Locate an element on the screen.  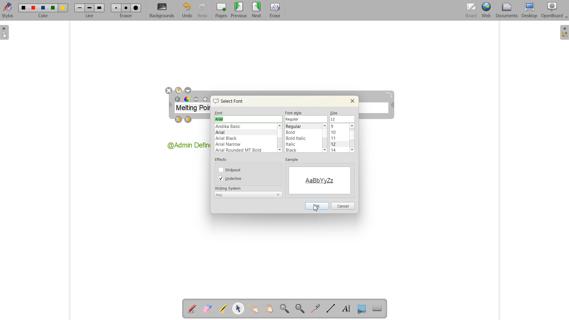
Scroll page is located at coordinates (268, 309).